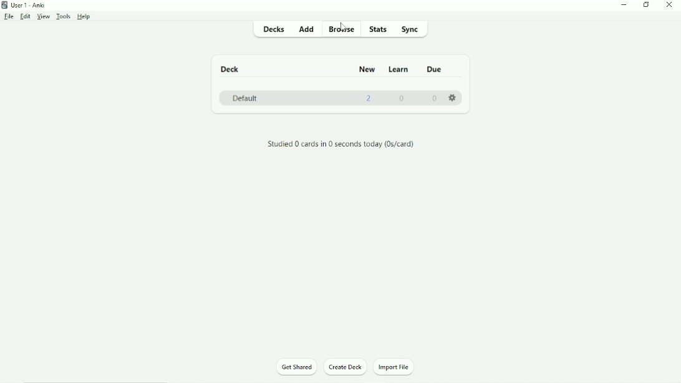 This screenshot has height=383, width=681. I want to click on Restore down, so click(647, 5).